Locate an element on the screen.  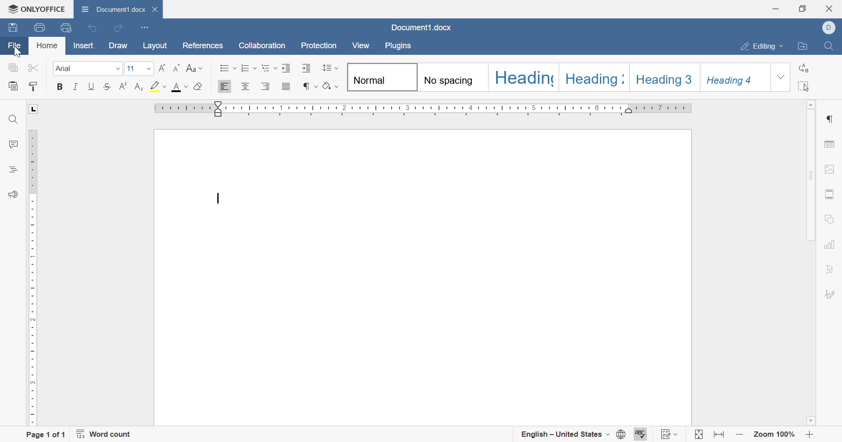
align right is located at coordinates (270, 86).